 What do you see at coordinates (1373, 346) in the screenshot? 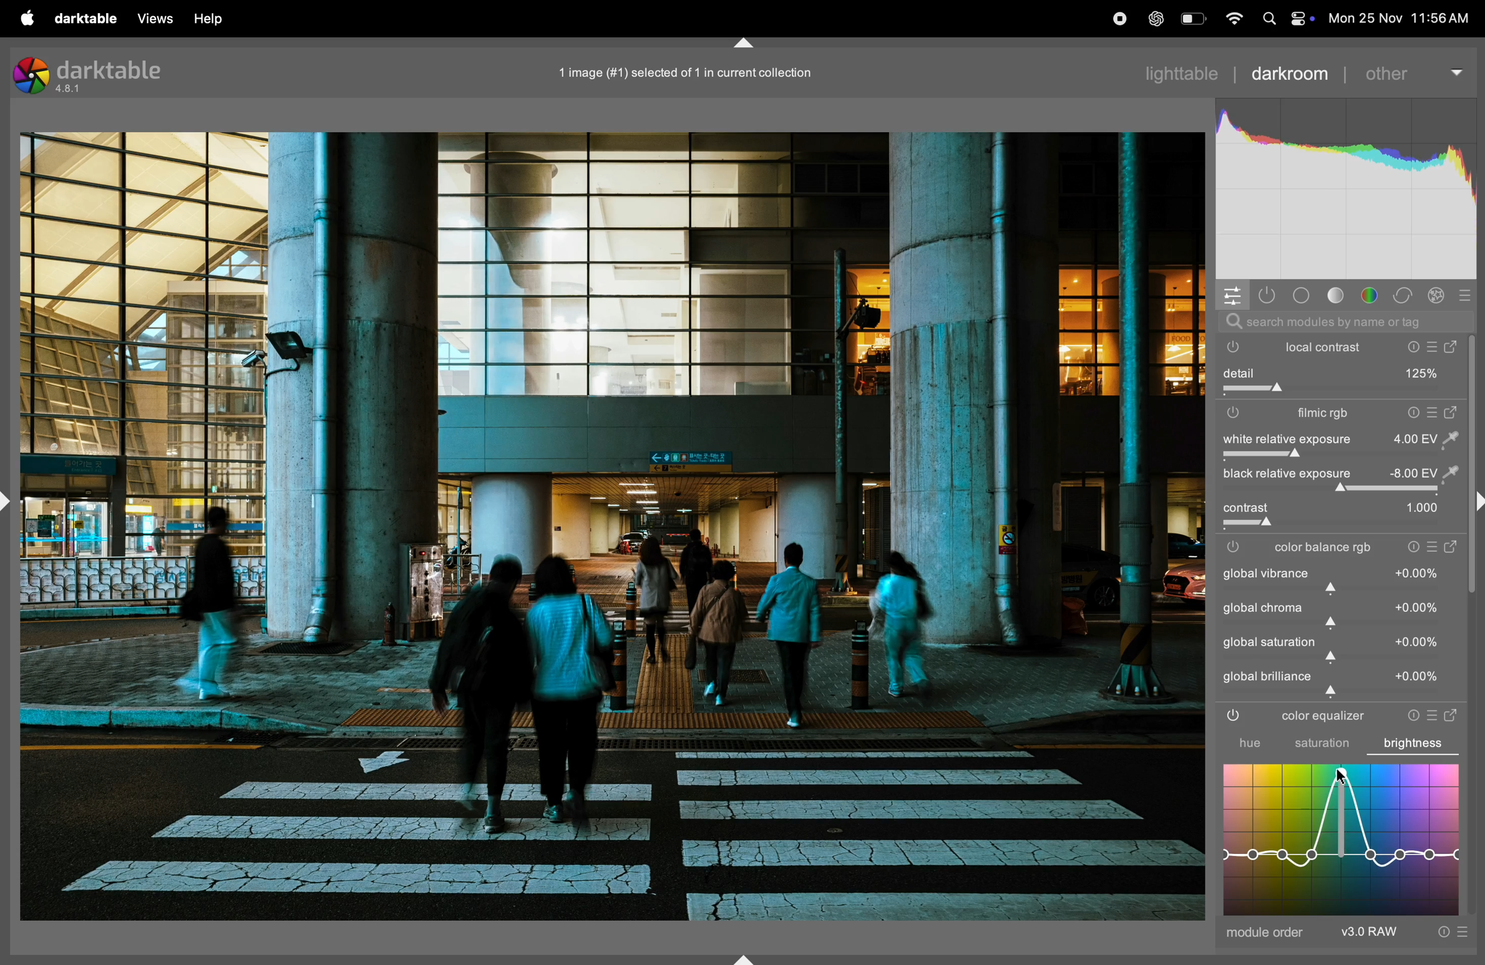
I see `local contrast` at bounding box center [1373, 346].